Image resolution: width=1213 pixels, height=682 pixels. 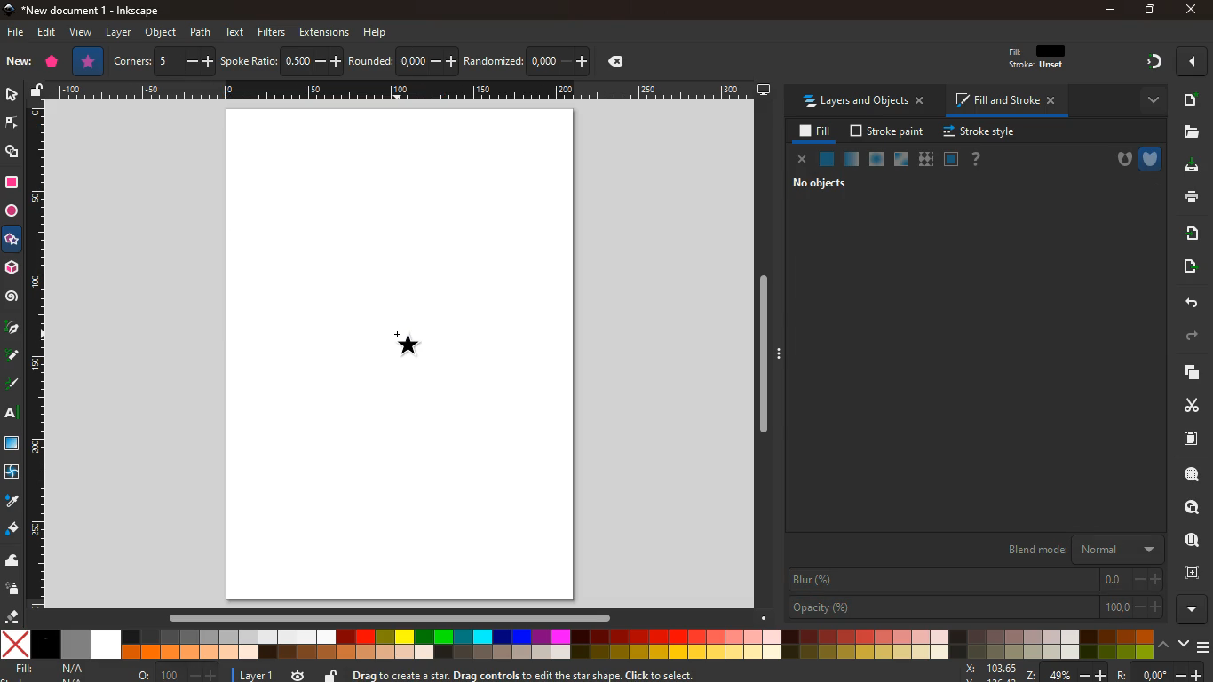 What do you see at coordinates (1145, 62) in the screenshot?
I see `gradient` at bounding box center [1145, 62].